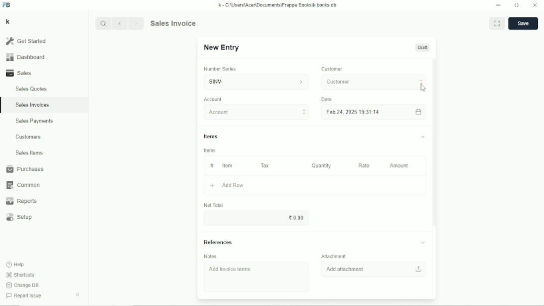 This screenshot has height=306, width=544. Describe the element at coordinates (227, 186) in the screenshot. I see `Add row` at that location.